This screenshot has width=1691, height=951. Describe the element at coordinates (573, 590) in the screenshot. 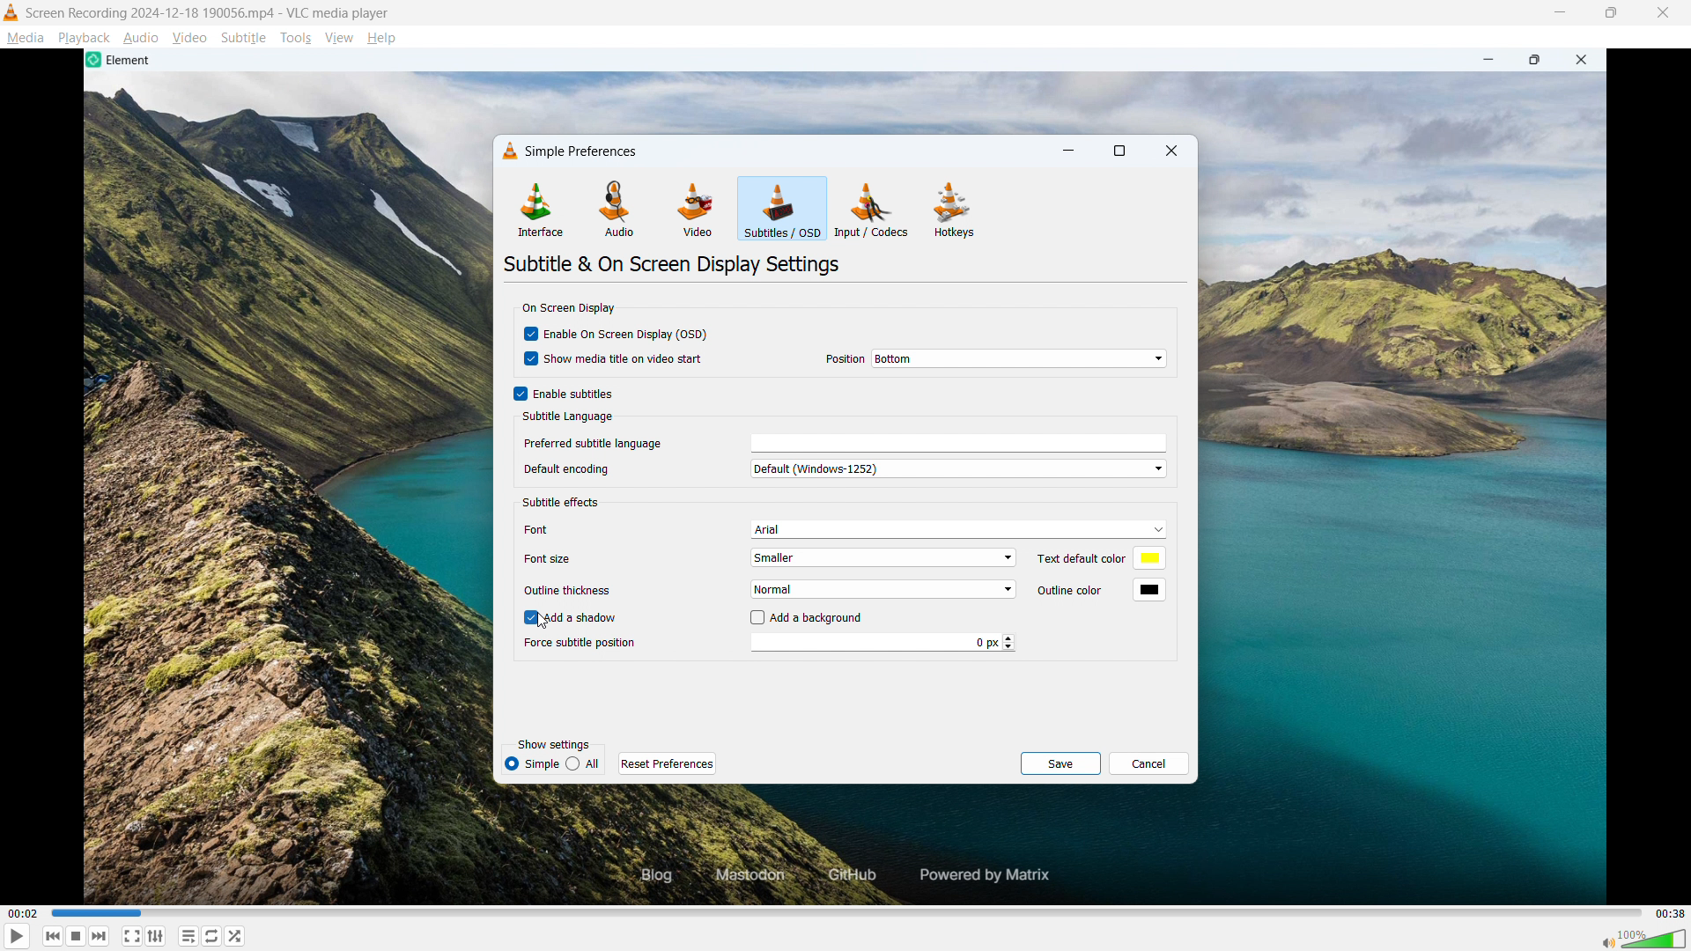

I see `outline thickness` at that location.